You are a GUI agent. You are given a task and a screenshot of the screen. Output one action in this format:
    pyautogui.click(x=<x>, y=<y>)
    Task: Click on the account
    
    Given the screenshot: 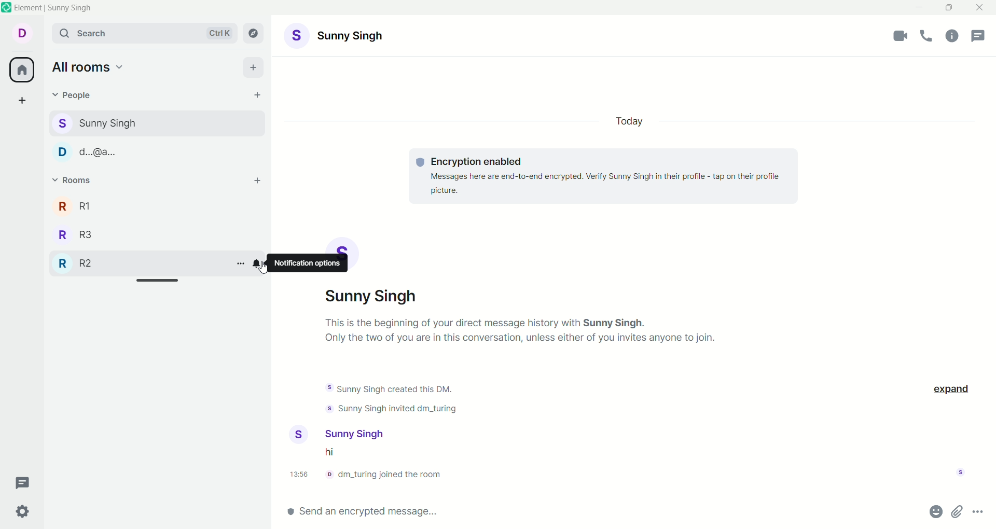 What is the action you would take?
    pyautogui.click(x=24, y=33)
    